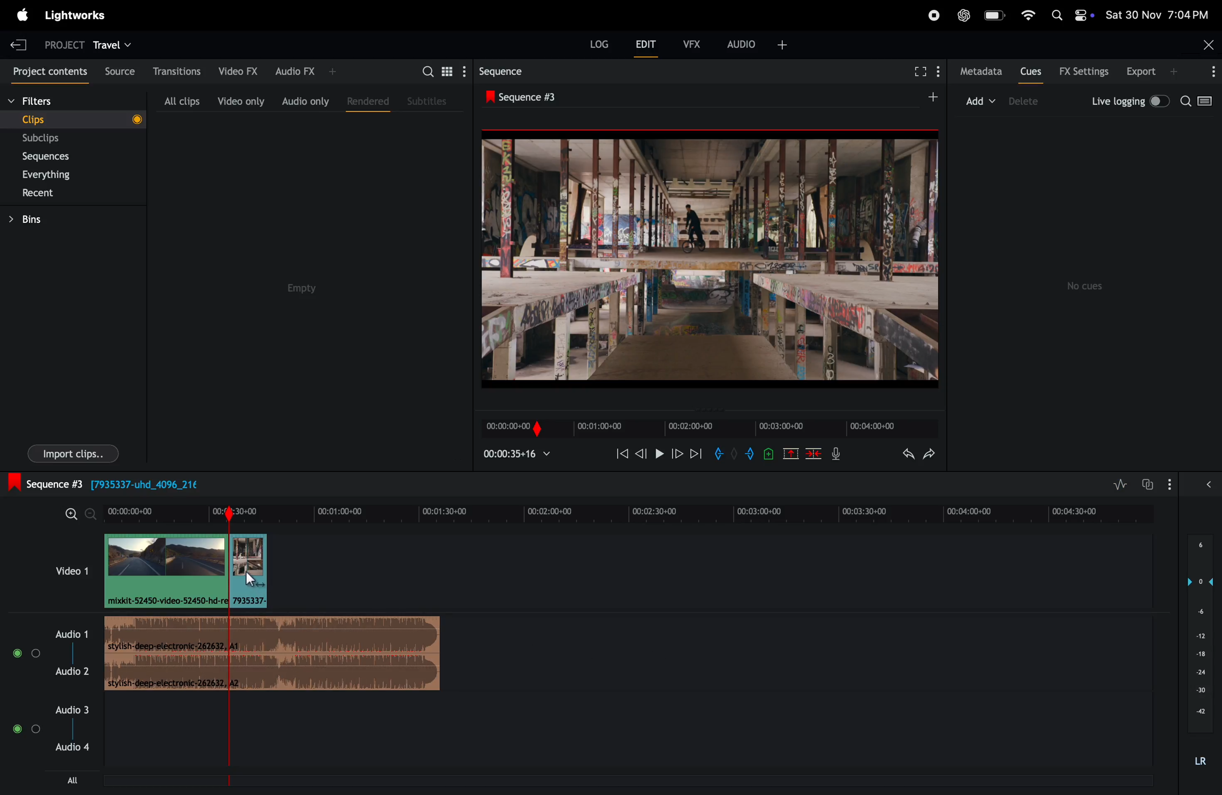 This screenshot has width=1222, height=795. Describe the element at coordinates (57, 138) in the screenshot. I see `subclips` at that location.